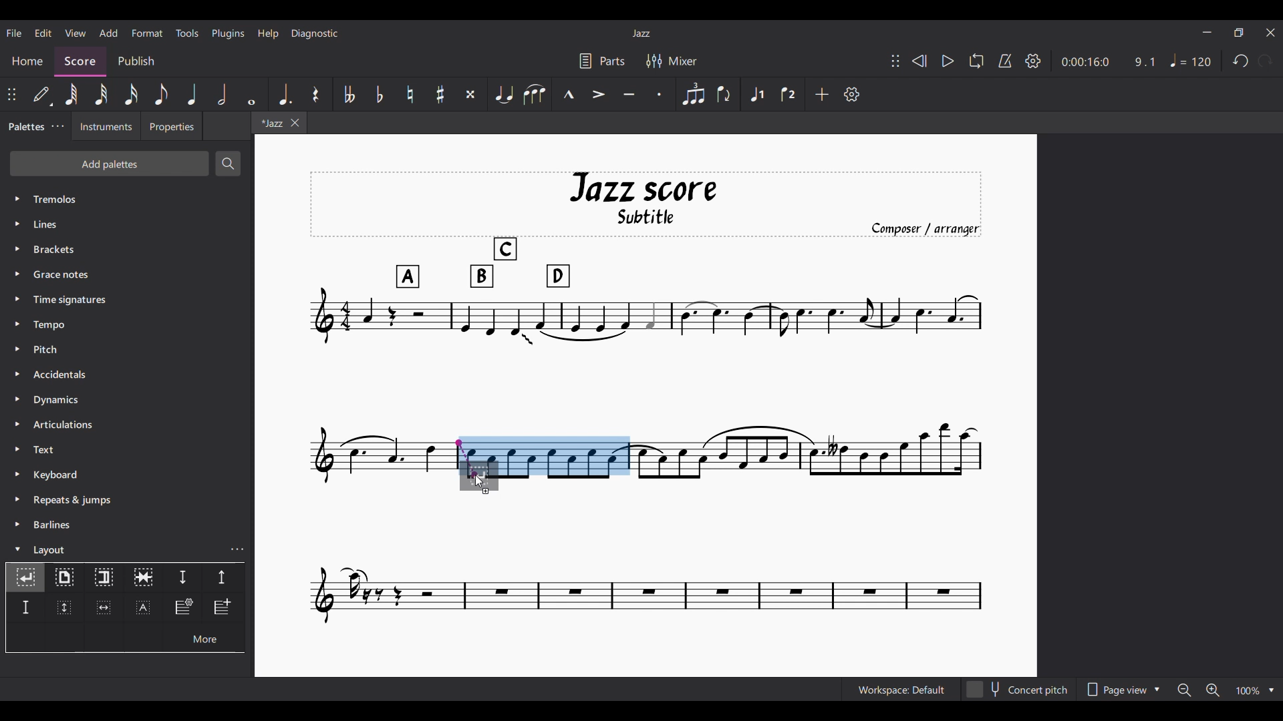 The height and width of the screenshot is (721, 1283). I want to click on Repeats and jumps, so click(127, 500).